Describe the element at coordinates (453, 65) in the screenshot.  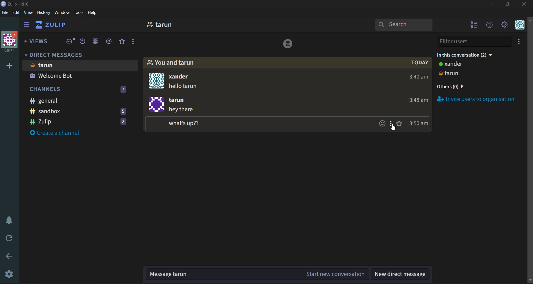
I see `user` at that location.